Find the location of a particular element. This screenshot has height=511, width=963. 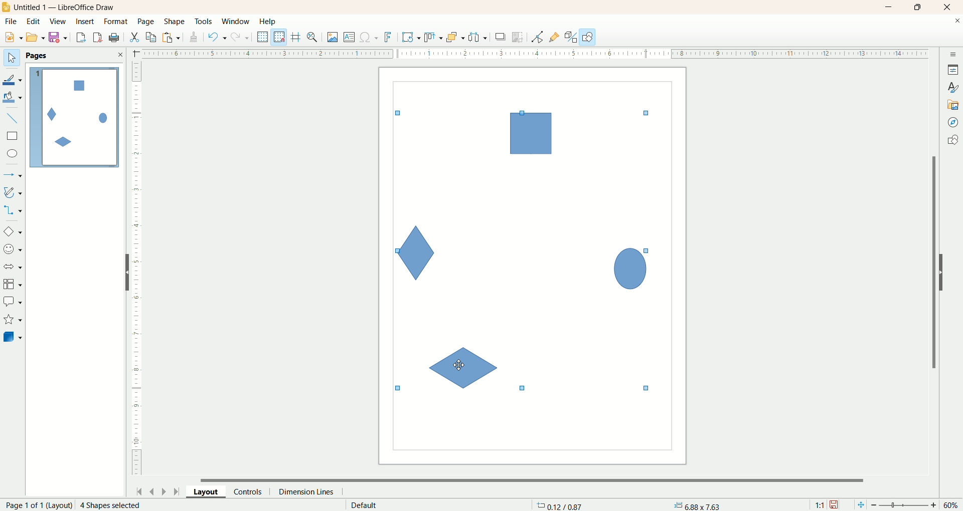

gallery is located at coordinates (953, 104).